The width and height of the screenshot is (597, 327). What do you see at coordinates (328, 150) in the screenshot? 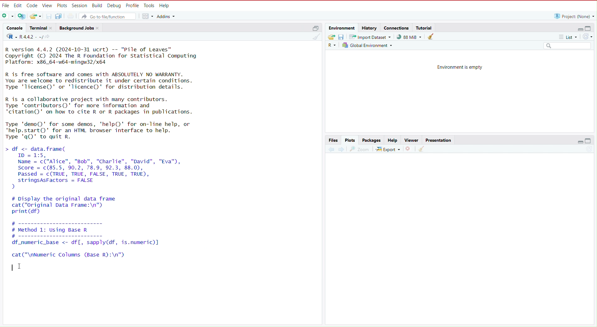
I see `previous plot` at bounding box center [328, 150].